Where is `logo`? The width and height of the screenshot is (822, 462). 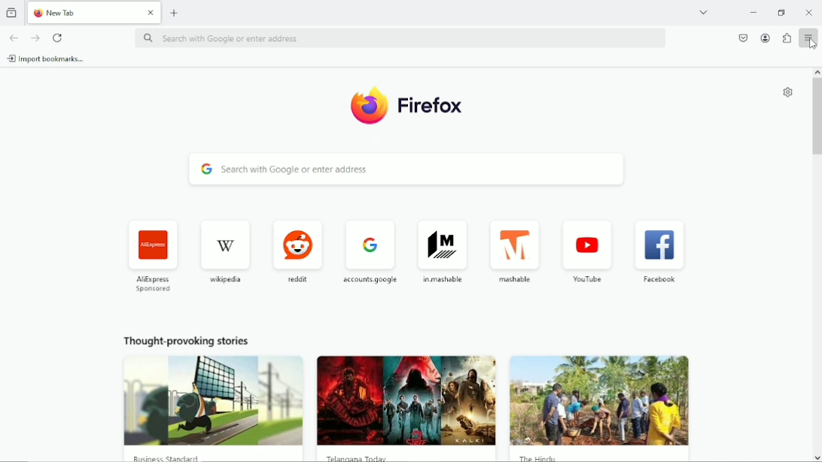 logo is located at coordinates (404, 105).